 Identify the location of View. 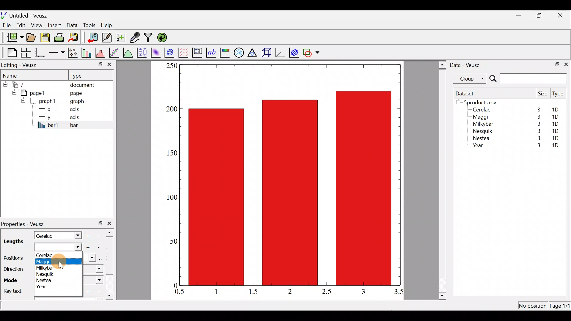
(38, 24).